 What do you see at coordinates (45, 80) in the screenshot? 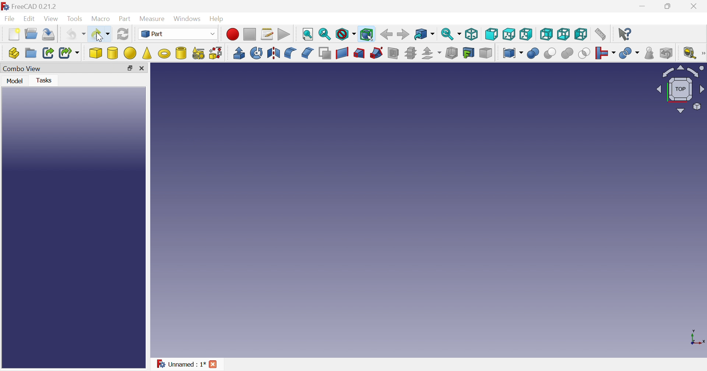
I see `Tasks` at bounding box center [45, 80].